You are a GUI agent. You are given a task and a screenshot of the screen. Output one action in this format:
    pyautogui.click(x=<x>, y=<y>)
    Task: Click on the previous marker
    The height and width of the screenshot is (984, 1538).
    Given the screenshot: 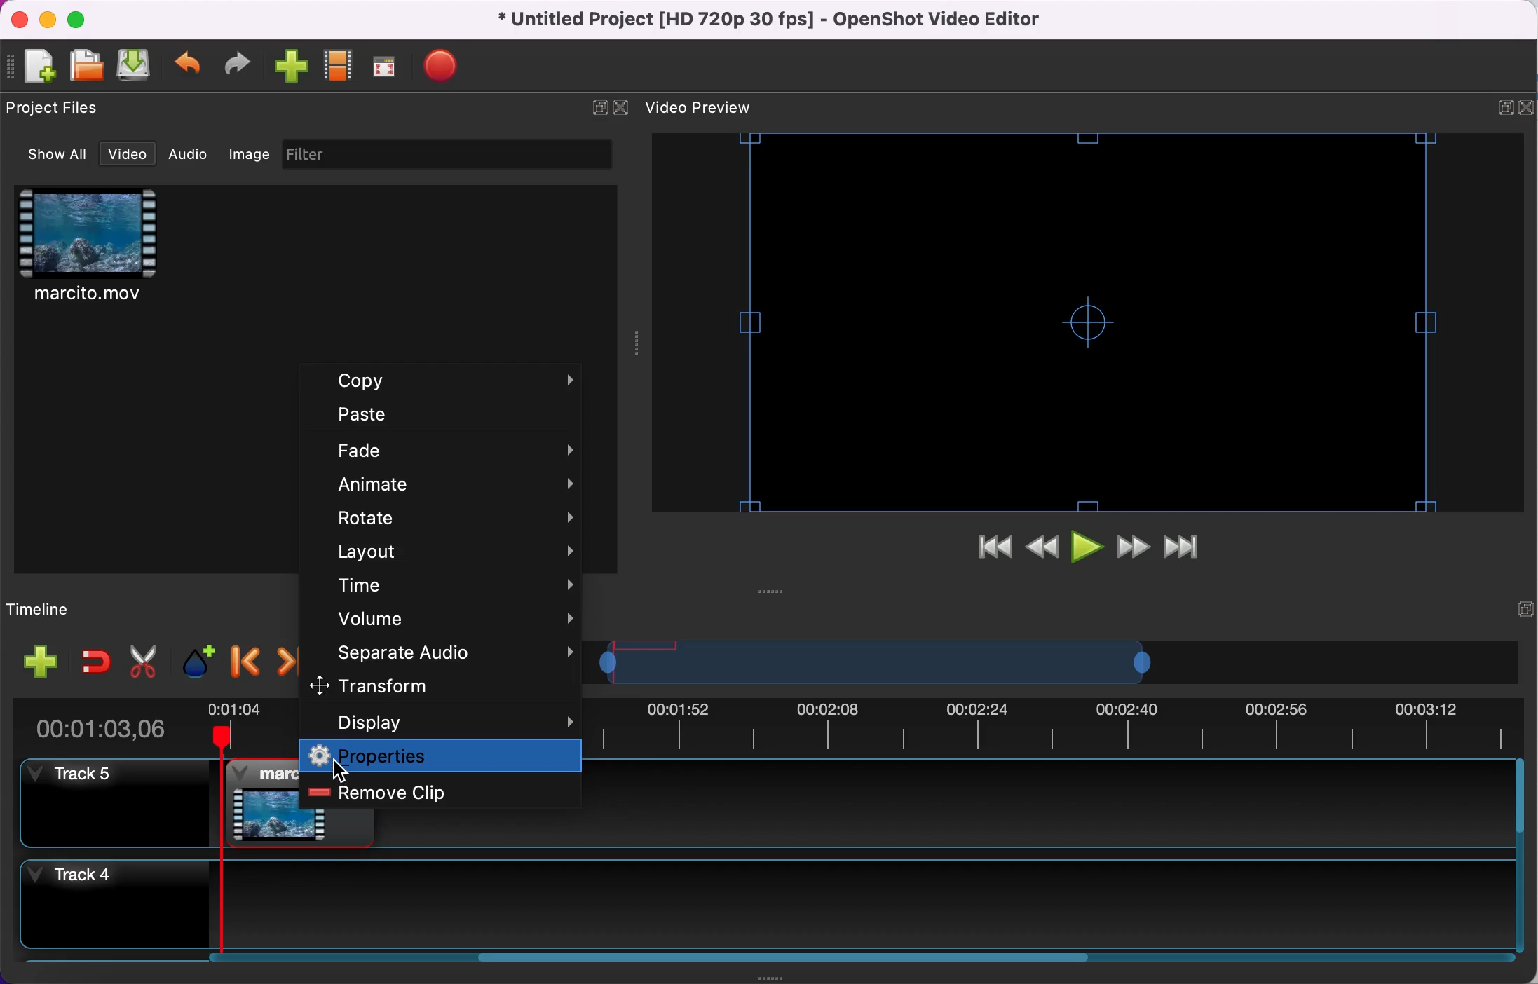 What is the action you would take?
    pyautogui.click(x=245, y=660)
    